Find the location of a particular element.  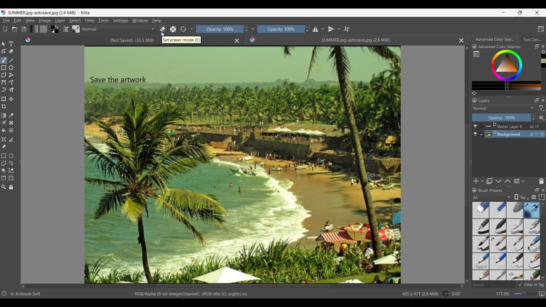

Normal is located at coordinates (119, 29).